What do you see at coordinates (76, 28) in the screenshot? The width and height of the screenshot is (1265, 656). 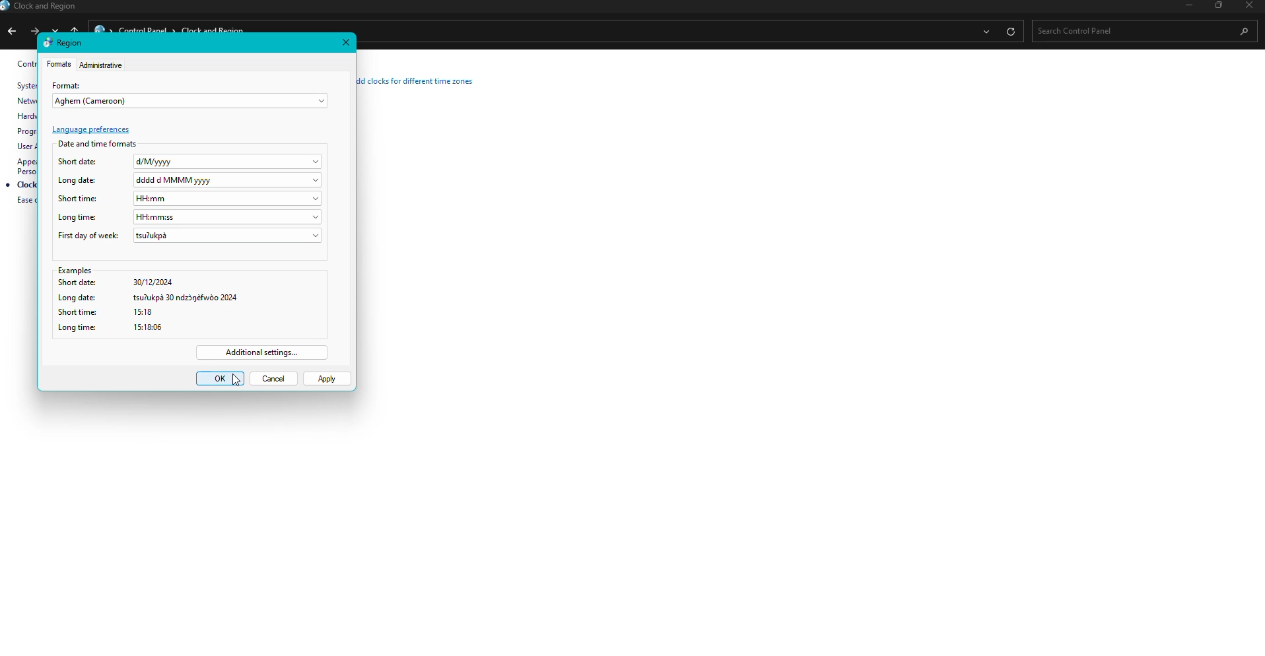 I see `up` at bounding box center [76, 28].